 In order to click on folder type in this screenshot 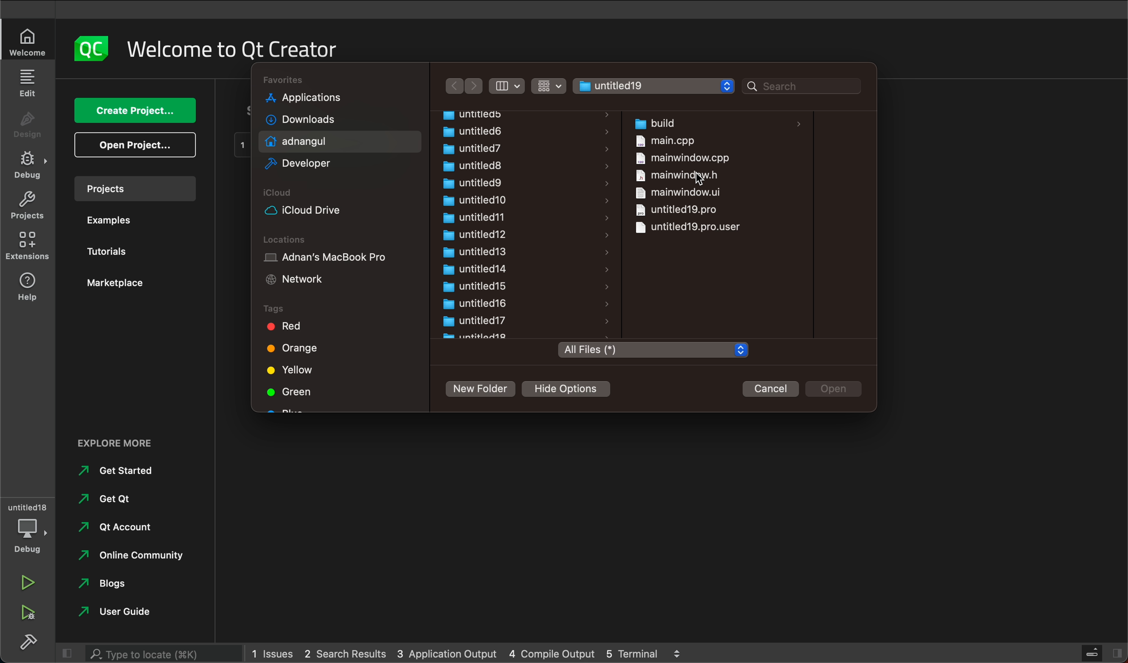, I will do `click(652, 351)`.